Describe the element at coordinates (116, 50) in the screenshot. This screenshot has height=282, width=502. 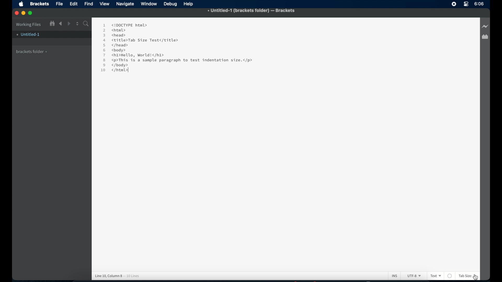
I see `6 <body>` at that location.